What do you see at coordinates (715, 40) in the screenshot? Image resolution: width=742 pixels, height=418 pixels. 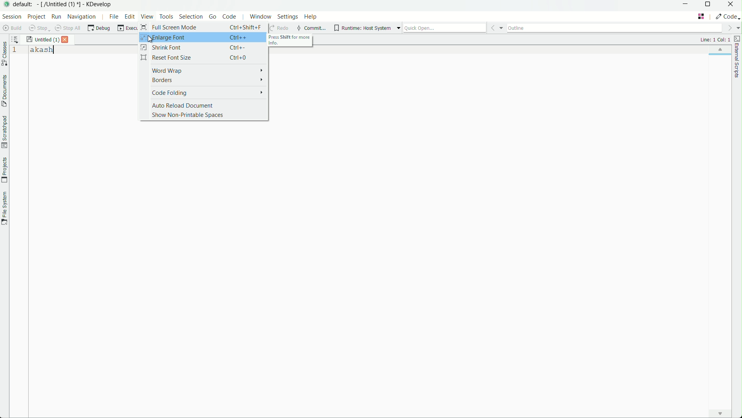 I see `line: 1 col: 1` at bounding box center [715, 40].